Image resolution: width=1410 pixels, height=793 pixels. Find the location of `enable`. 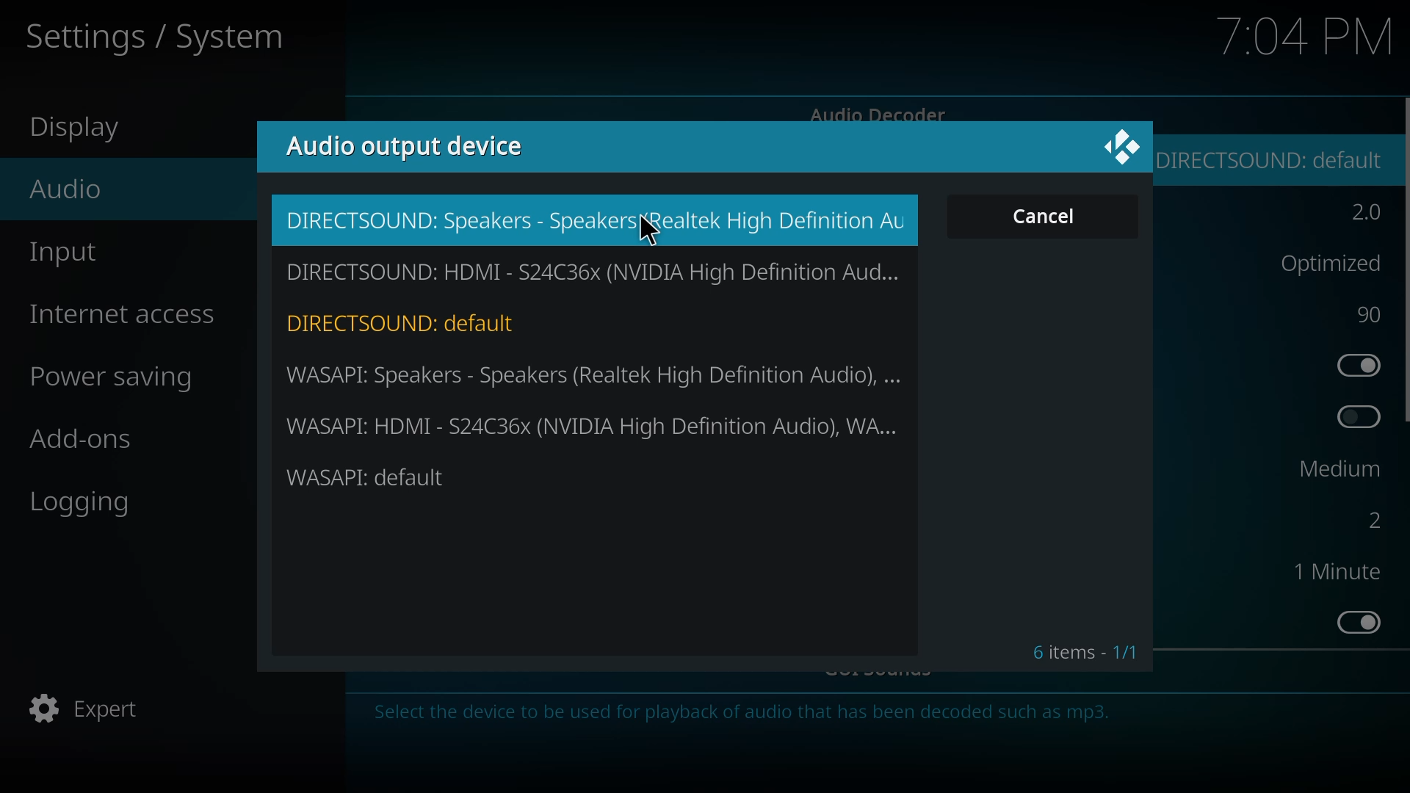

enable is located at coordinates (1360, 622).